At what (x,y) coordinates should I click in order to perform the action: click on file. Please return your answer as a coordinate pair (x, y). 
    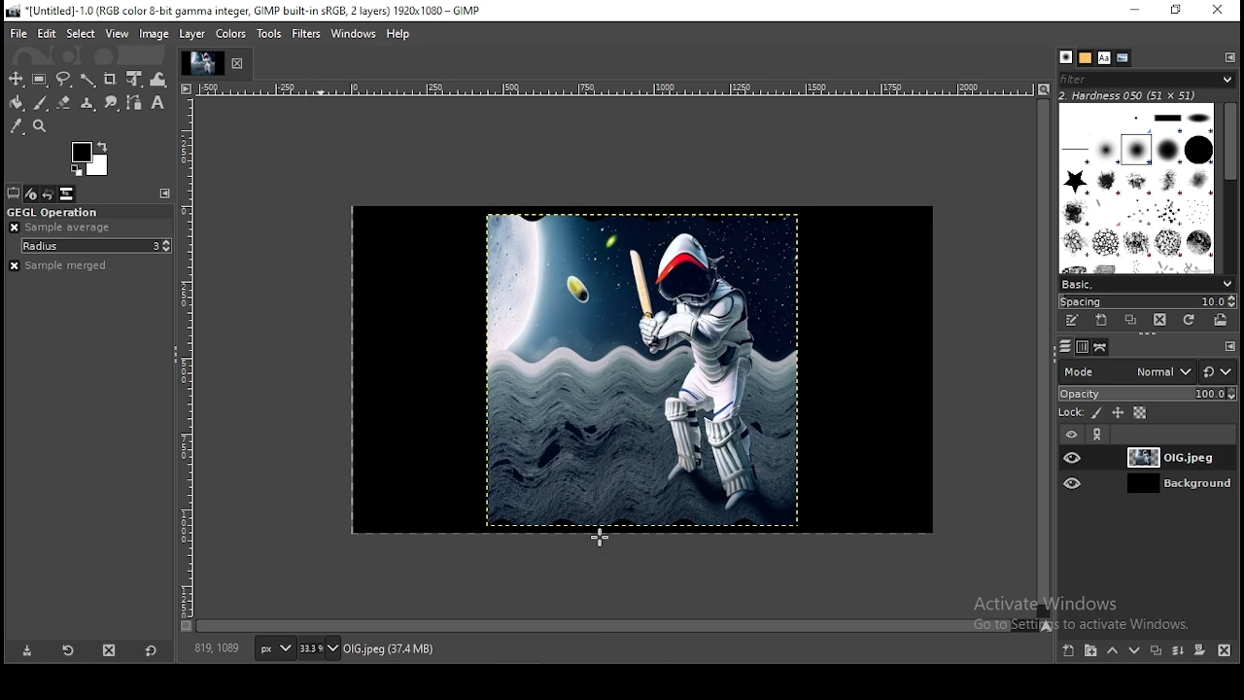
    Looking at the image, I should click on (20, 34).